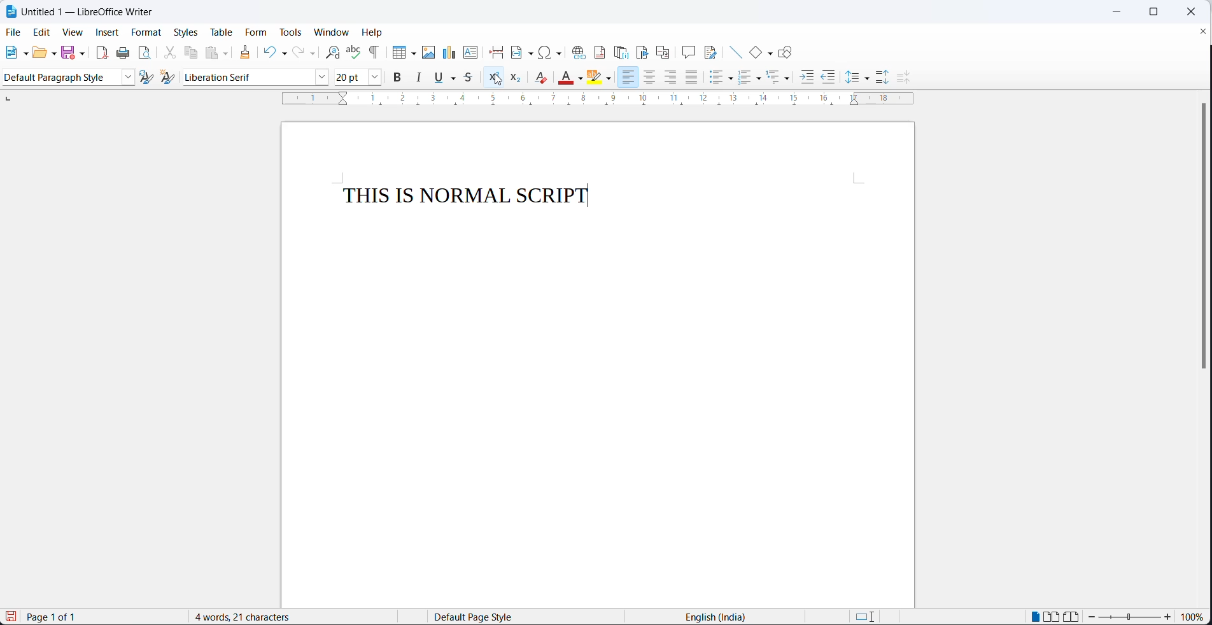 This screenshot has height=625, width=1212. Describe the element at coordinates (213, 52) in the screenshot. I see `paste` at that location.